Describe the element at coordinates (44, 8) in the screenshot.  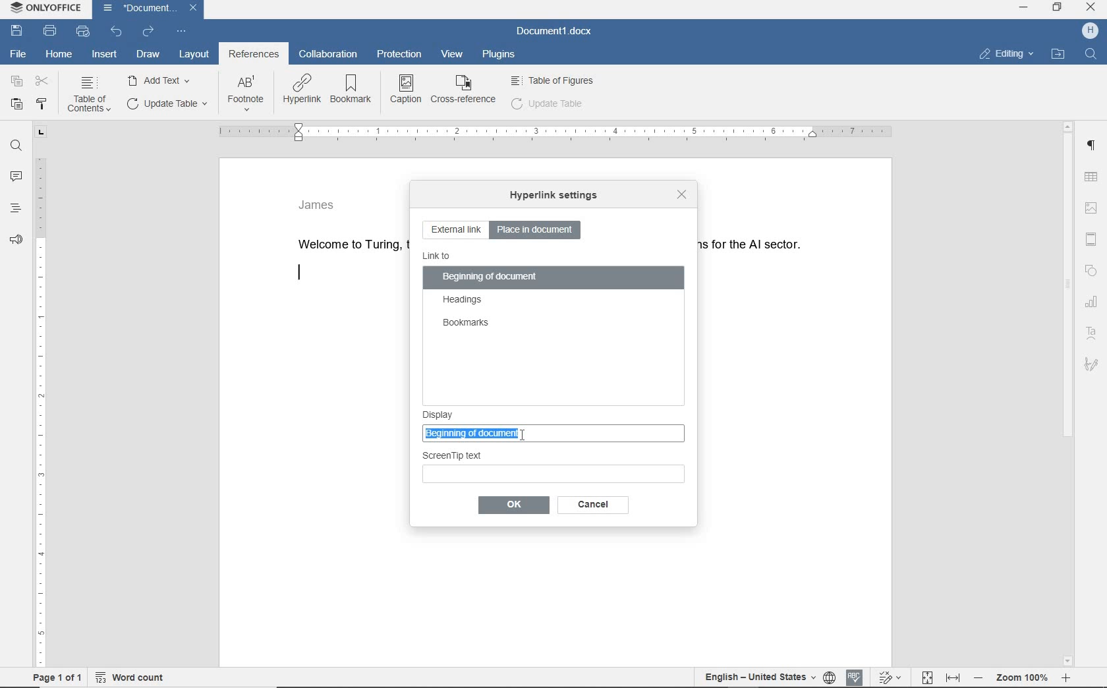
I see `ONLYOFFICE` at that location.